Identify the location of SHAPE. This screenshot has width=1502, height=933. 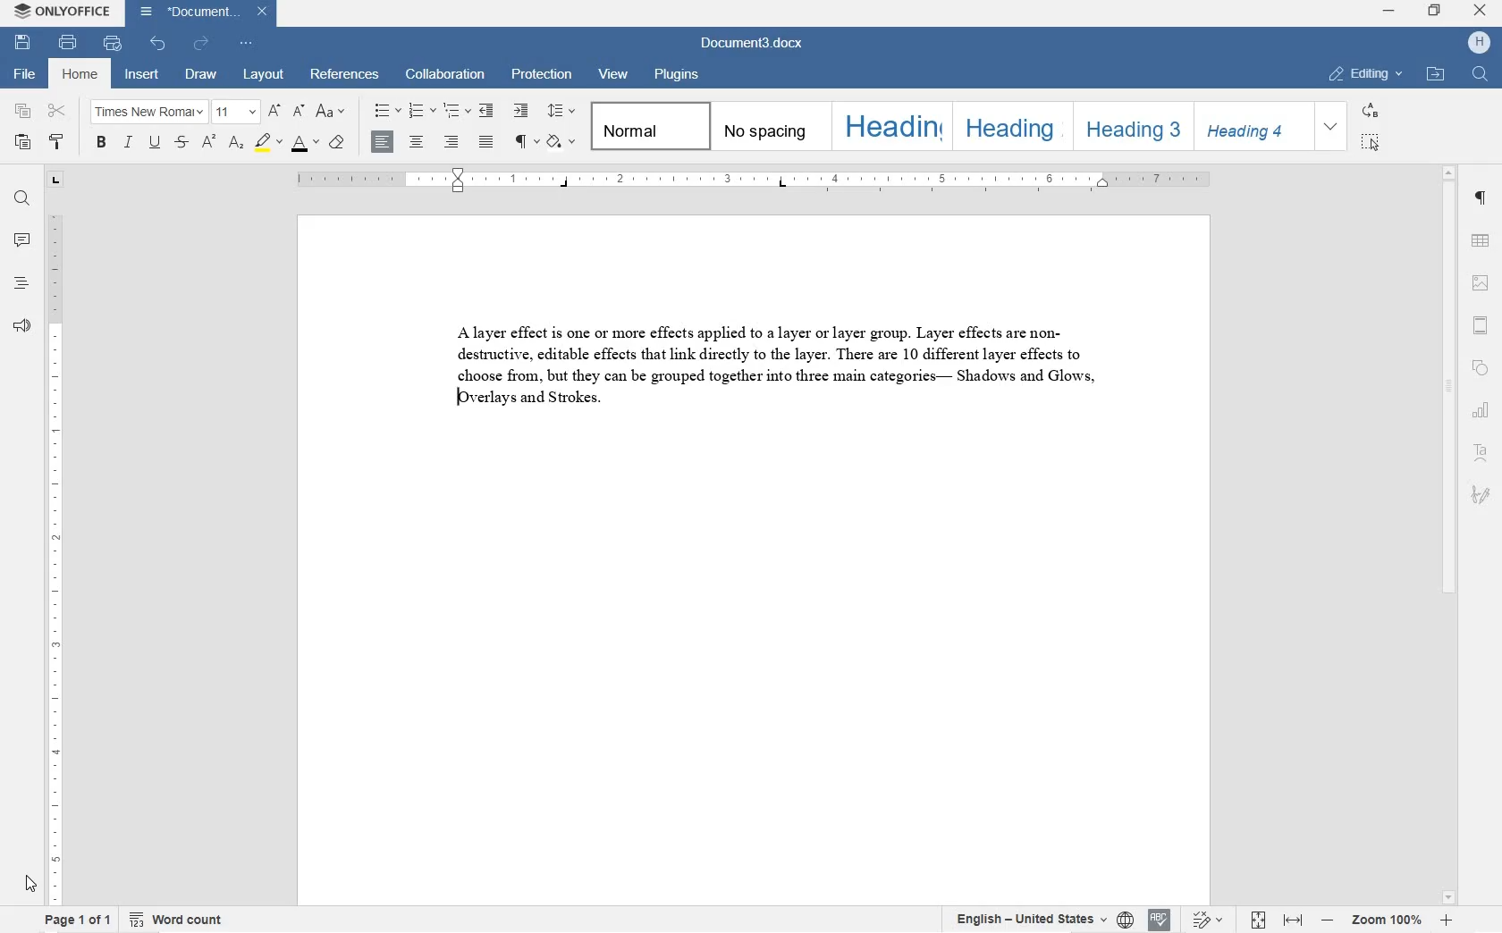
(1481, 363).